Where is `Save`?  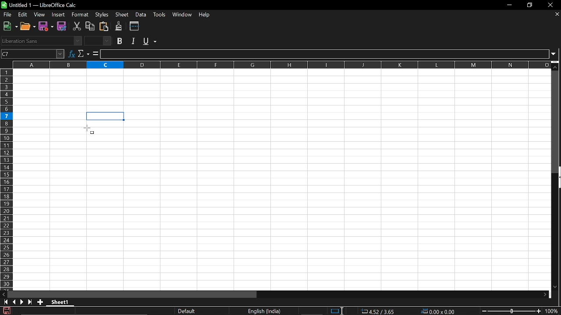
Save is located at coordinates (6, 311).